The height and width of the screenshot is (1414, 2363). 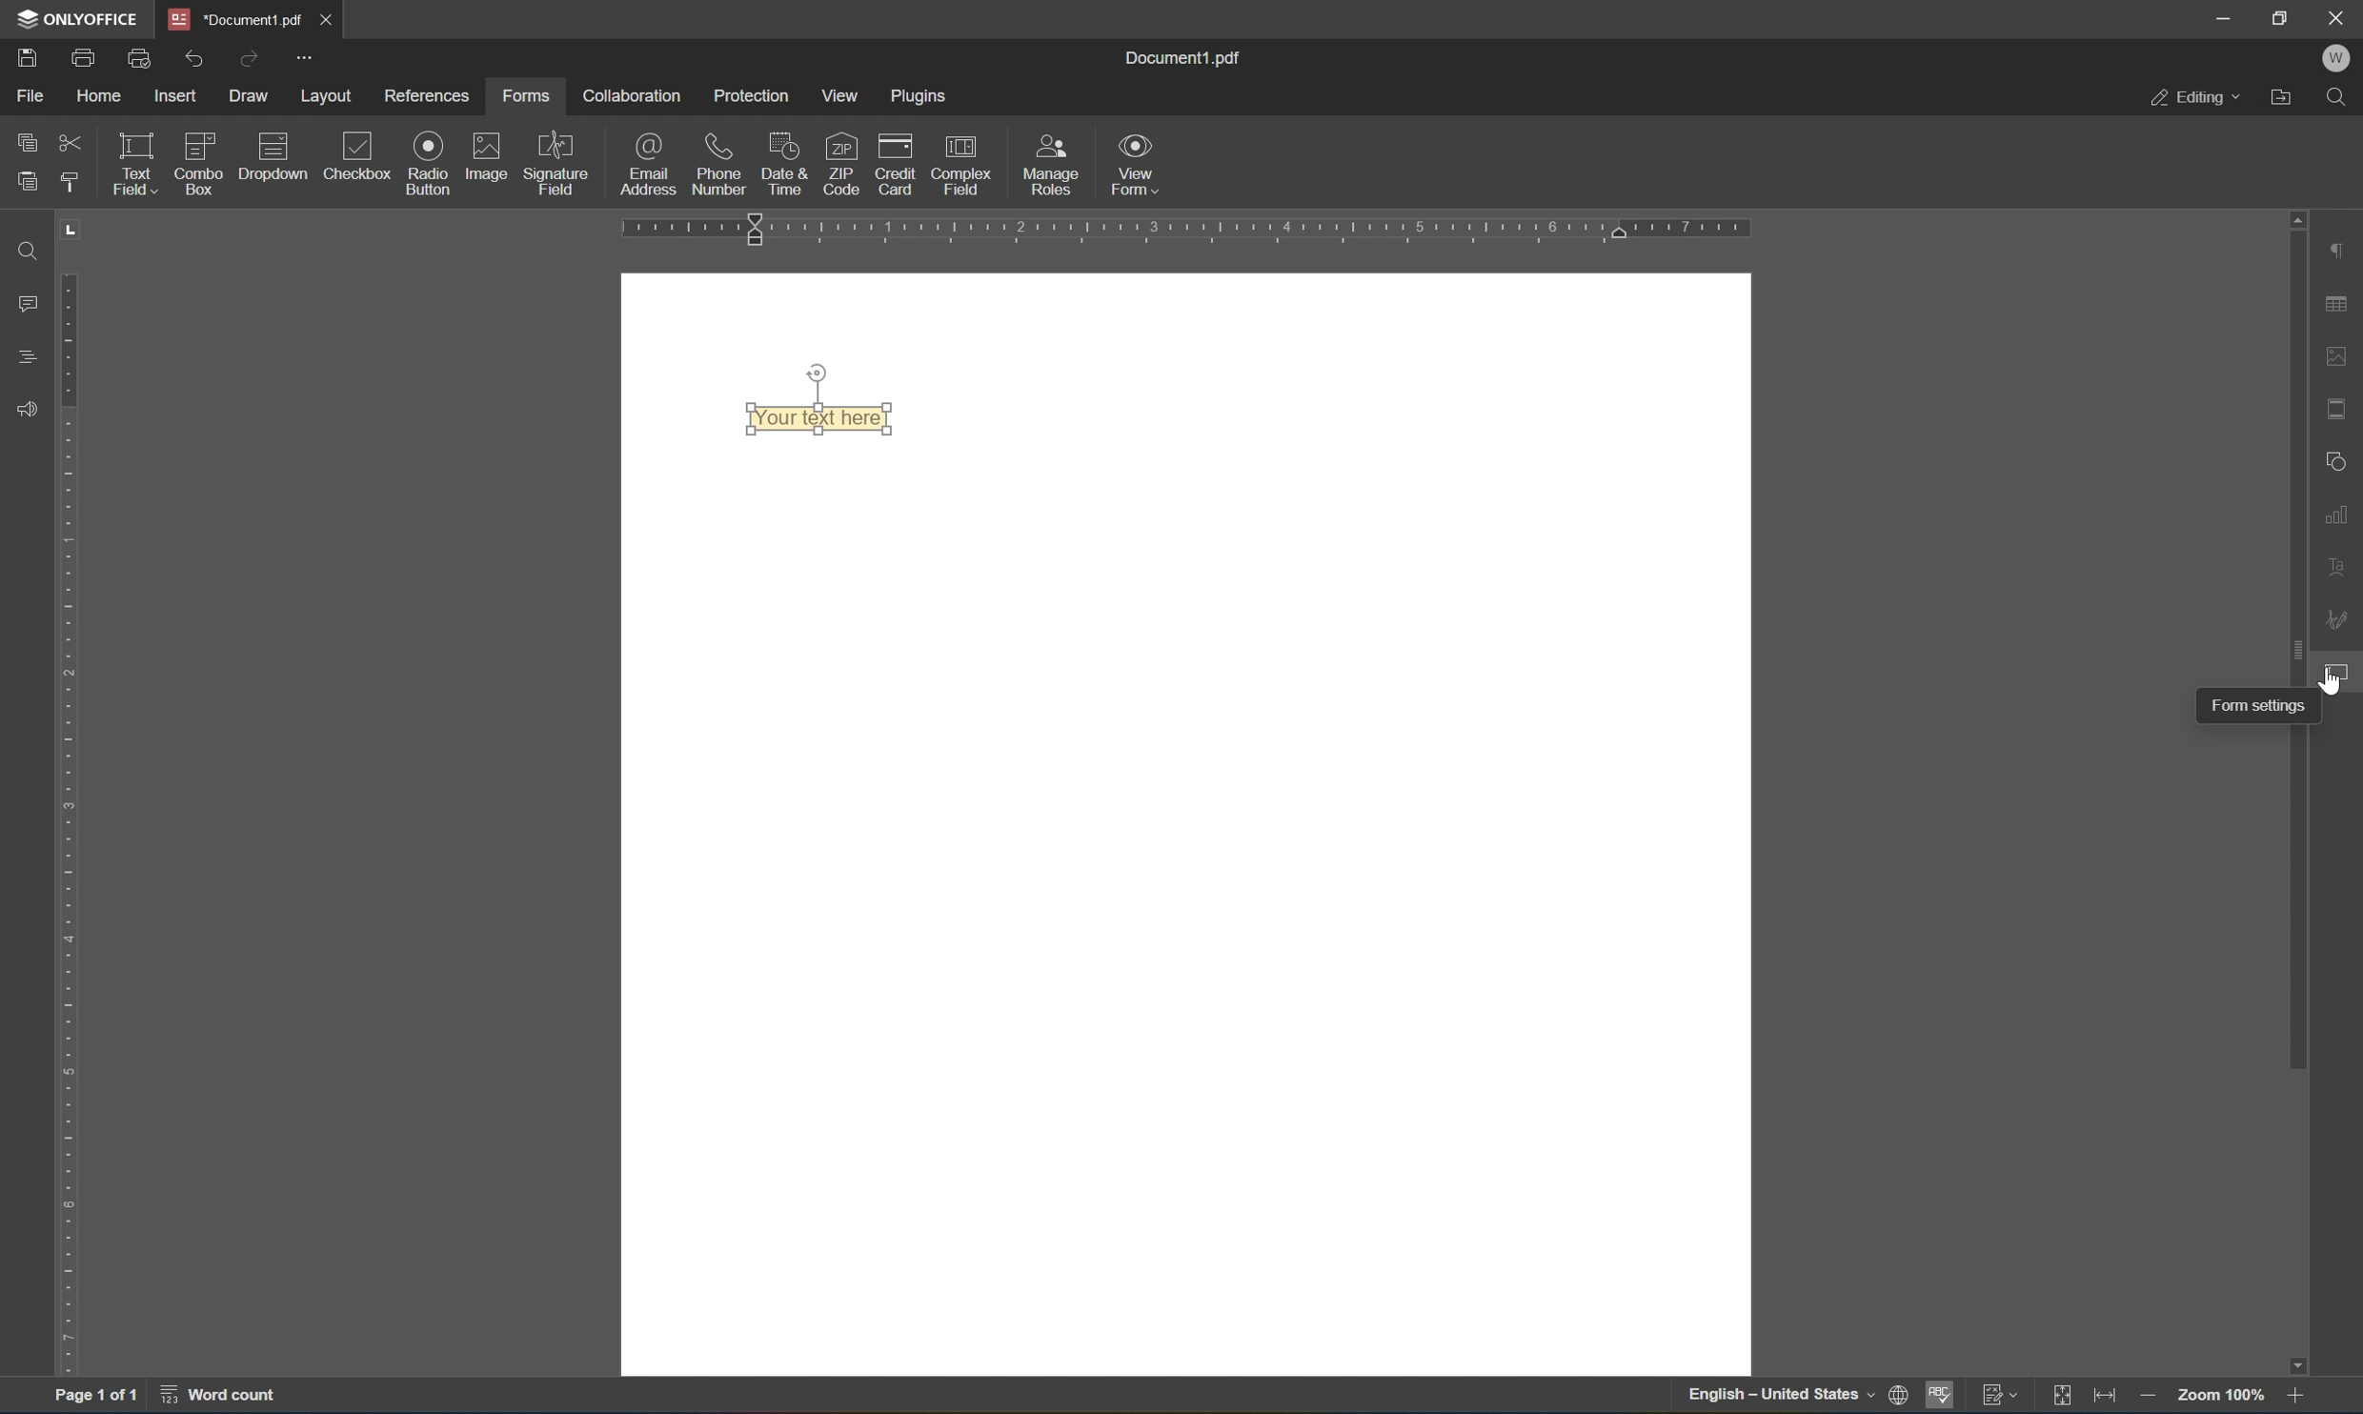 What do you see at coordinates (2057, 1400) in the screenshot?
I see `fit to slide` at bounding box center [2057, 1400].